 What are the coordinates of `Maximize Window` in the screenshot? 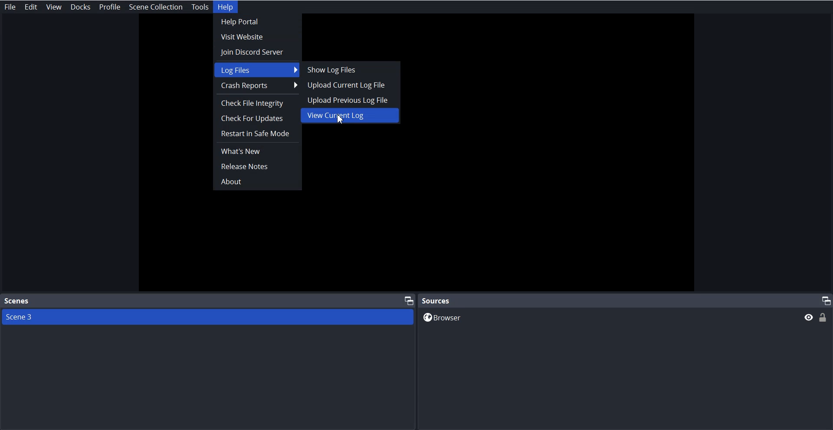 It's located at (404, 300).